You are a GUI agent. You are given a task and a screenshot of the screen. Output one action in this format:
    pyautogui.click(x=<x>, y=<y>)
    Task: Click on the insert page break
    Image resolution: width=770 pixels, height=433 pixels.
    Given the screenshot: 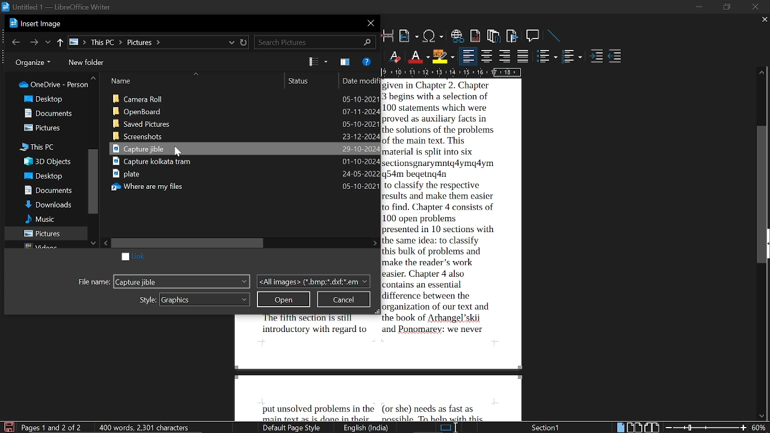 What is the action you would take?
    pyautogui.click(x=387, y=35)
    